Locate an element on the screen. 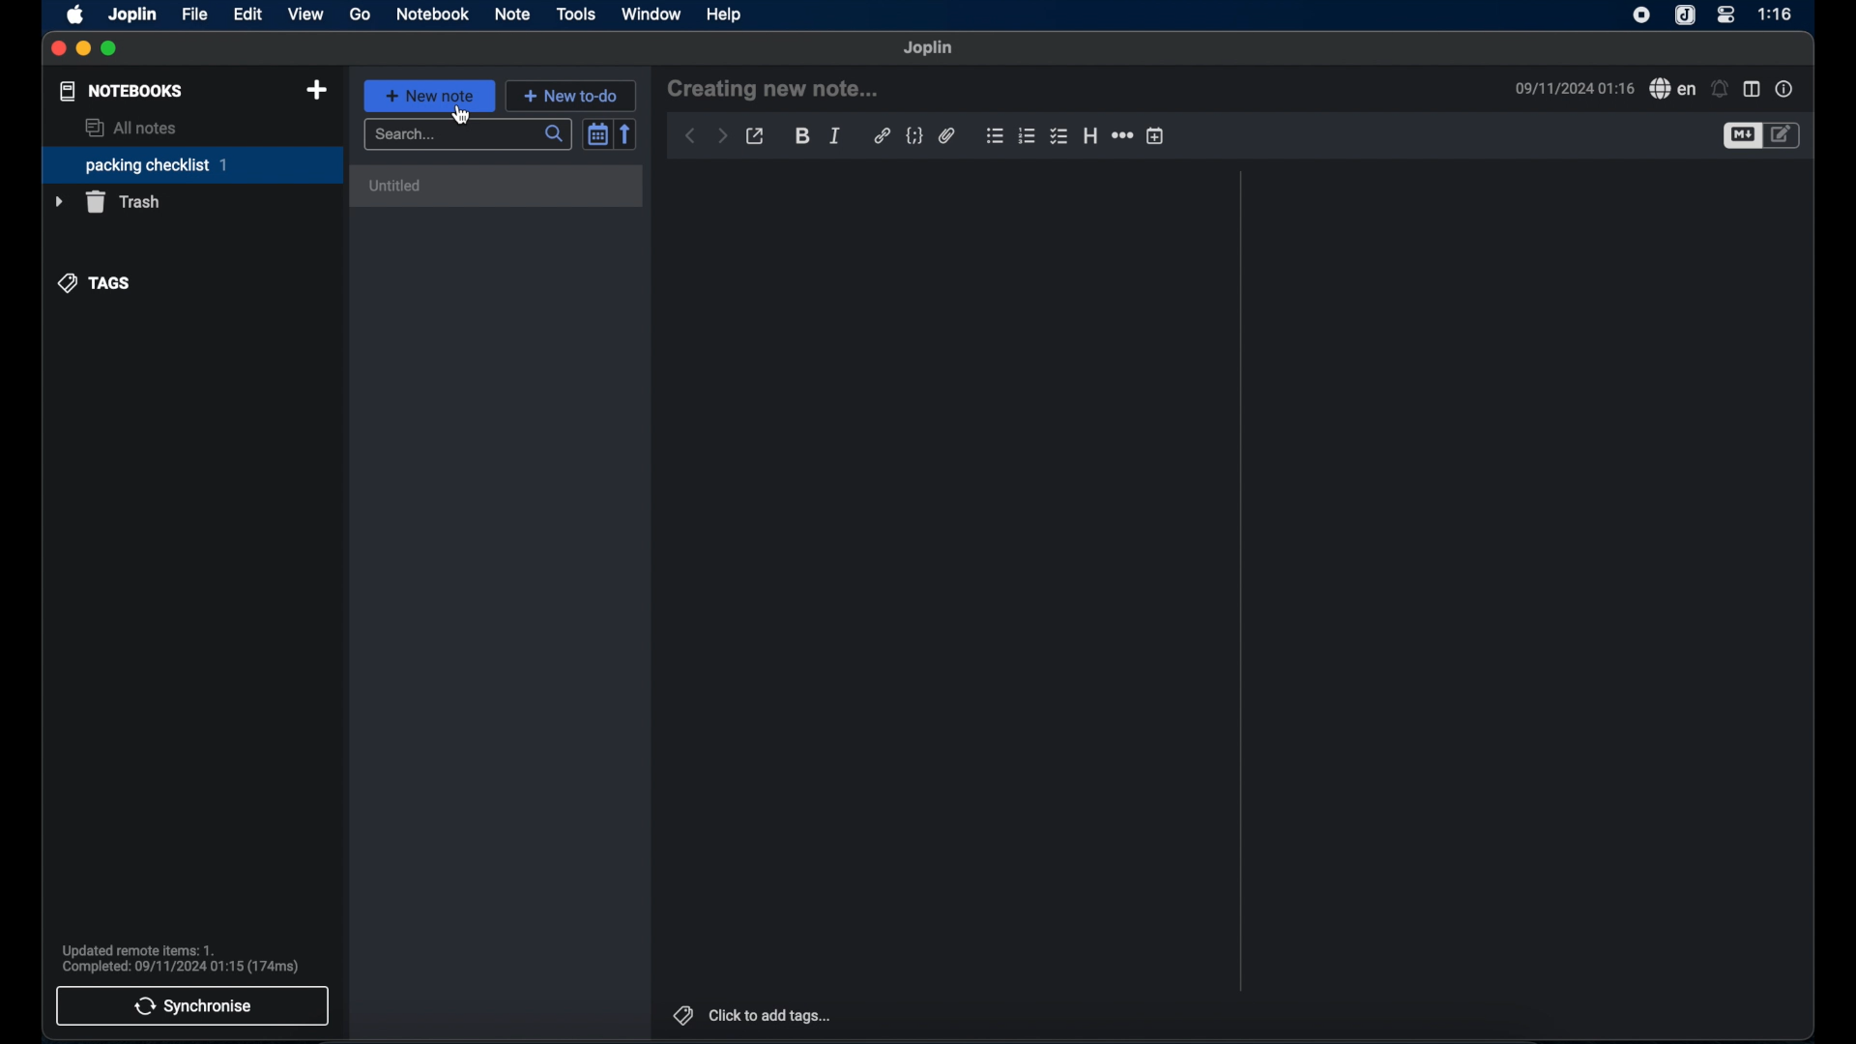 The image size is (1856, 1044). insert time is located at coordinates (1156, 136).